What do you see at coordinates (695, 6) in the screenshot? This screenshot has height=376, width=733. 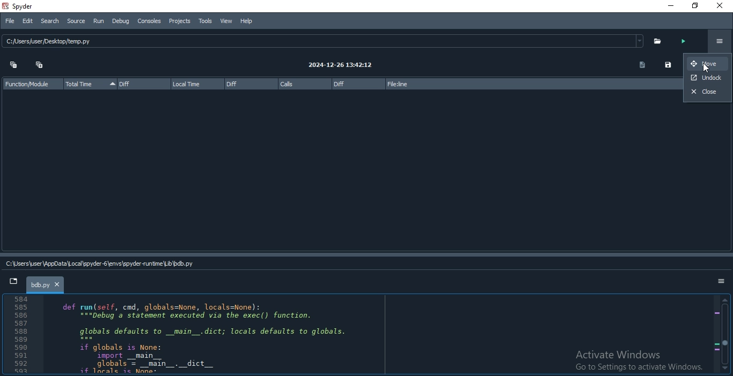 I see `Restore` at bounding box center [695, 6].